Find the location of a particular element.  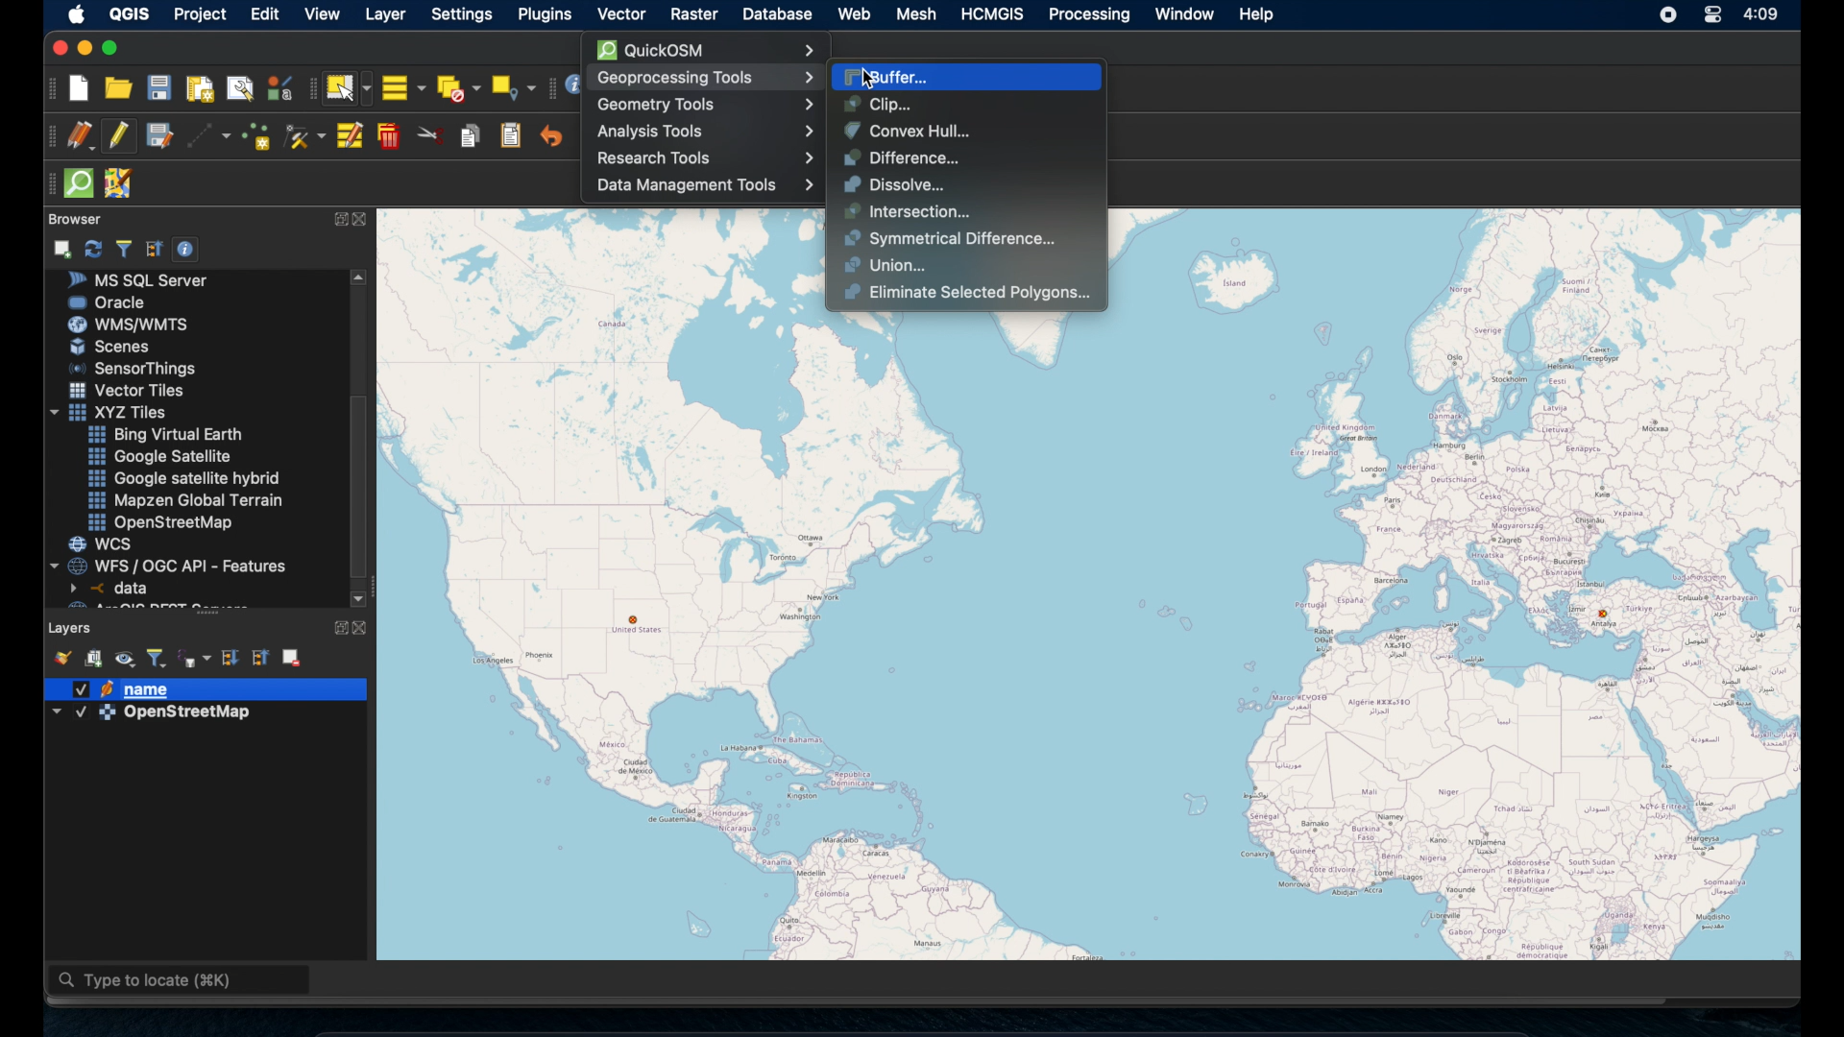

maximize is located at coordinates (114, 48).